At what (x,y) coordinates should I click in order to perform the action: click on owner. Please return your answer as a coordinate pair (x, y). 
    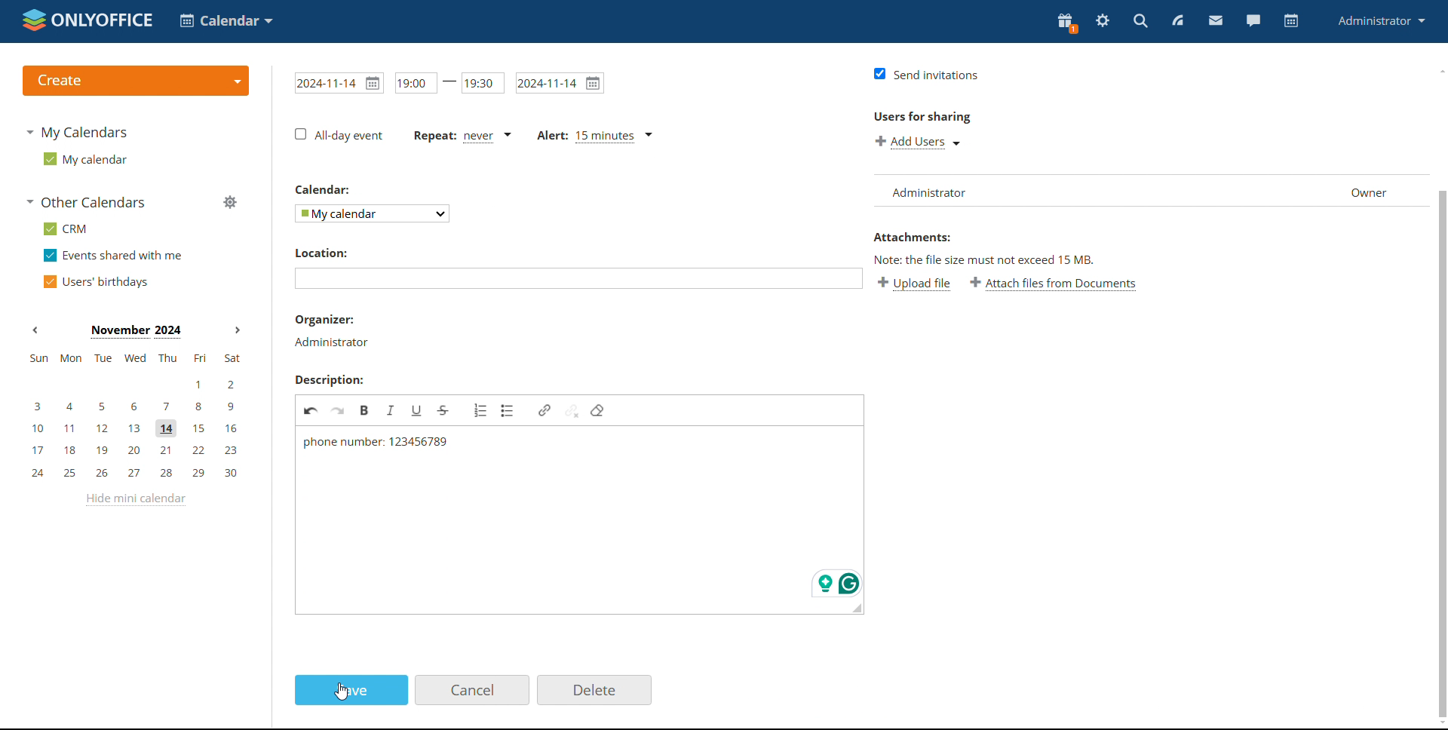
    Looking at the image, I should click on (1369, 195).